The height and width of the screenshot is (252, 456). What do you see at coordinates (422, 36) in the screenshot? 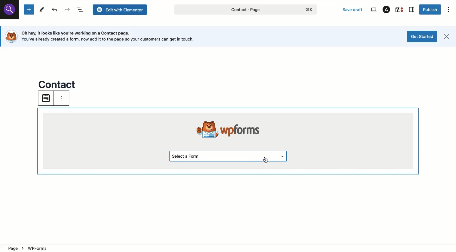
I see `Get started` at bounding box center [422, 36].